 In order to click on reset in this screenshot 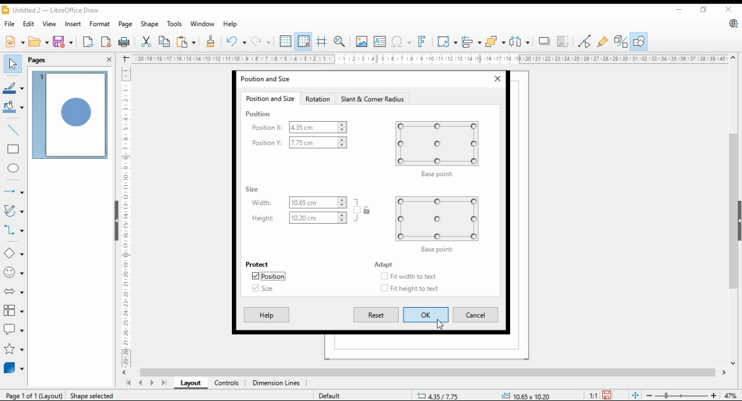, I will do `click(378, 314)`.